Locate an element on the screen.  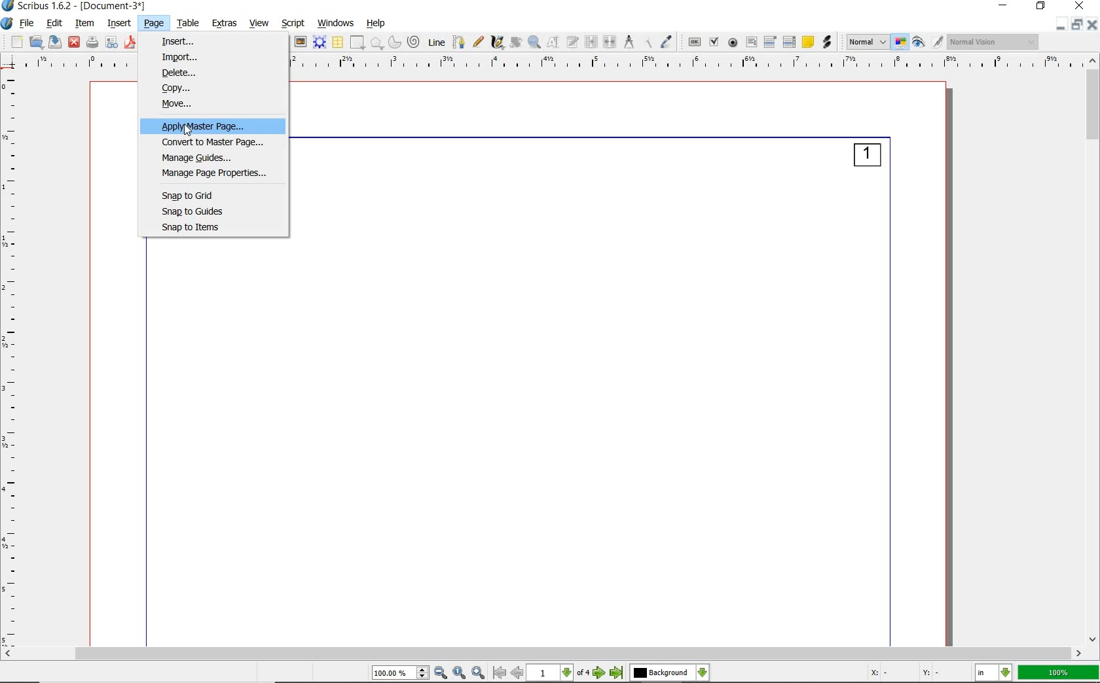
pdf radio button is located at coordinates (733, 43).